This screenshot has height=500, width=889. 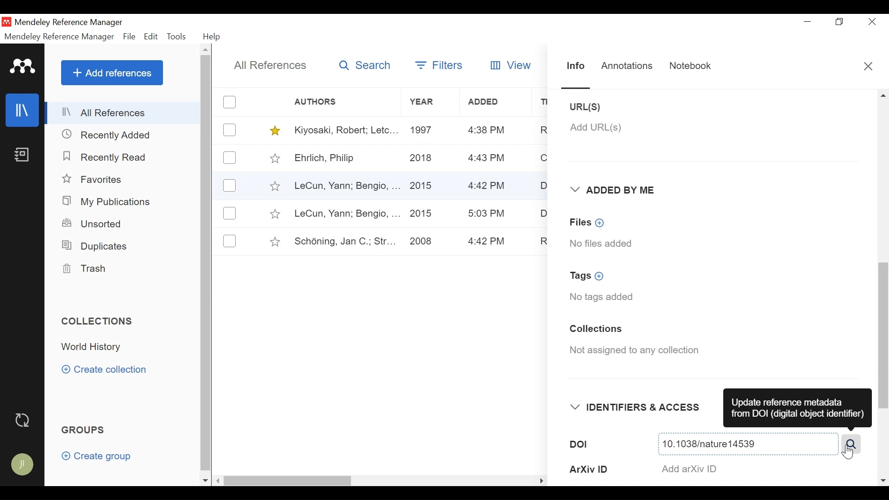 What do you see at coordinates (230, 130) in the screenshot?
I see `(un)select` at bounding box center [230, 130].